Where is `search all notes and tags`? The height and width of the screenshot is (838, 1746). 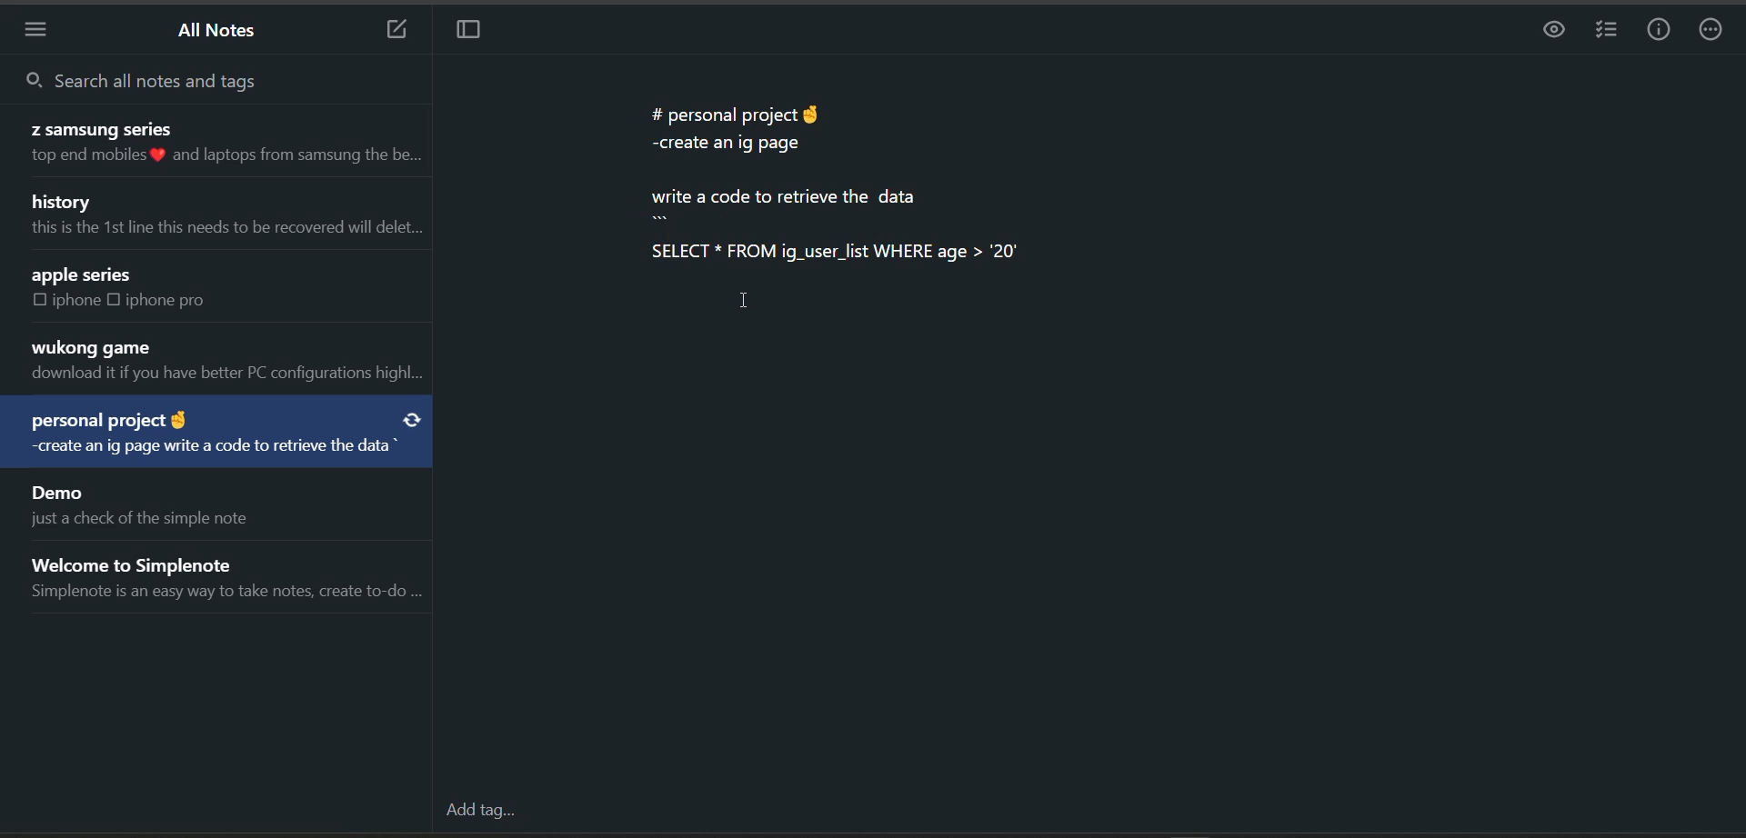
search all notes and tags is located at coordinates (191, 78).